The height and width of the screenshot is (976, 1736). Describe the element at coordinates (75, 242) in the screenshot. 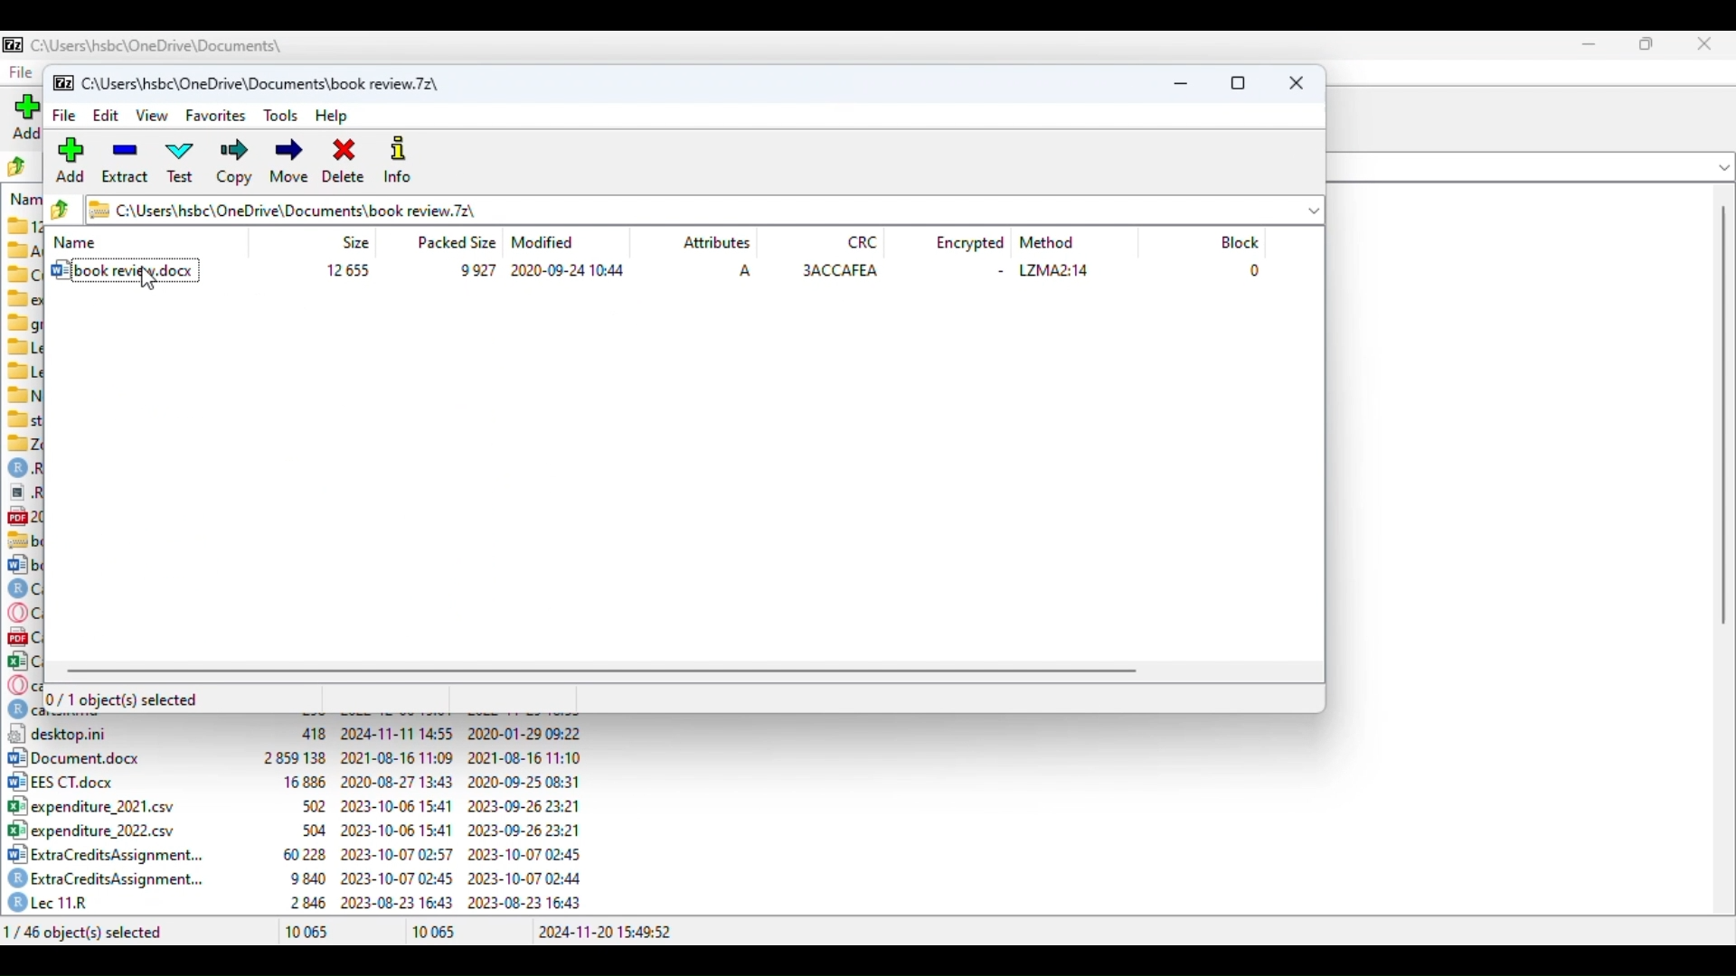

I see `name` at that location.